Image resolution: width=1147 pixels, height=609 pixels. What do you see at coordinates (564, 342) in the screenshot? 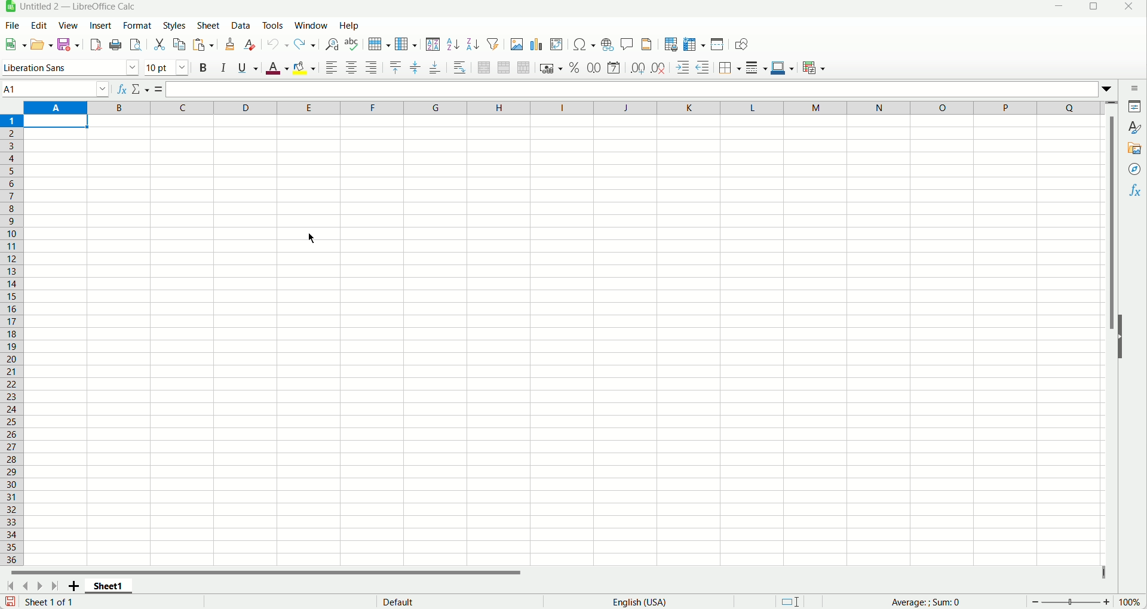
I see `Workspace` at bounding box center [564, 342].